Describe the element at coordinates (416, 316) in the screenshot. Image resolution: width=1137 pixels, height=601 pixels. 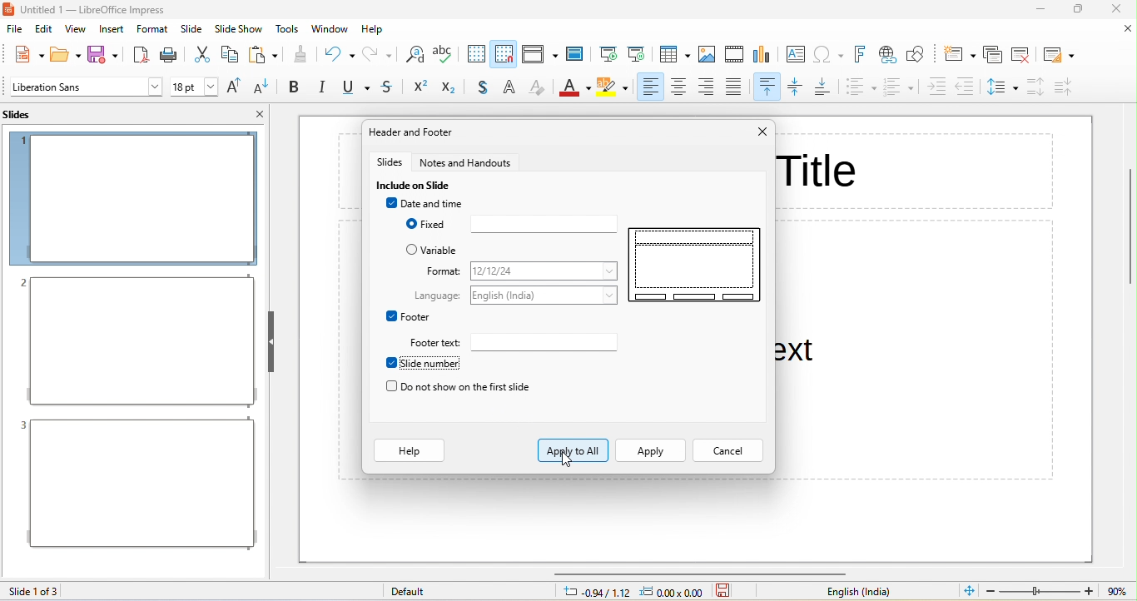
I see `footer` at that location.